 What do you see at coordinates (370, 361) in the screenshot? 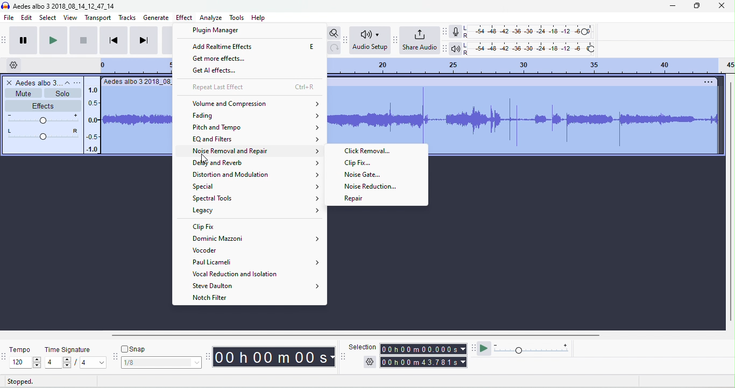
I see `selection options` at bounding box center [370, 361].